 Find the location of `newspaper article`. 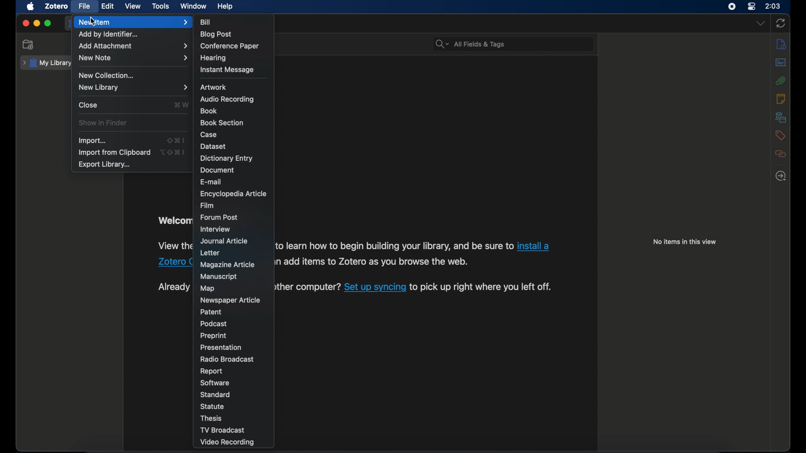

newspaper article is located at coordinates (231, 301).